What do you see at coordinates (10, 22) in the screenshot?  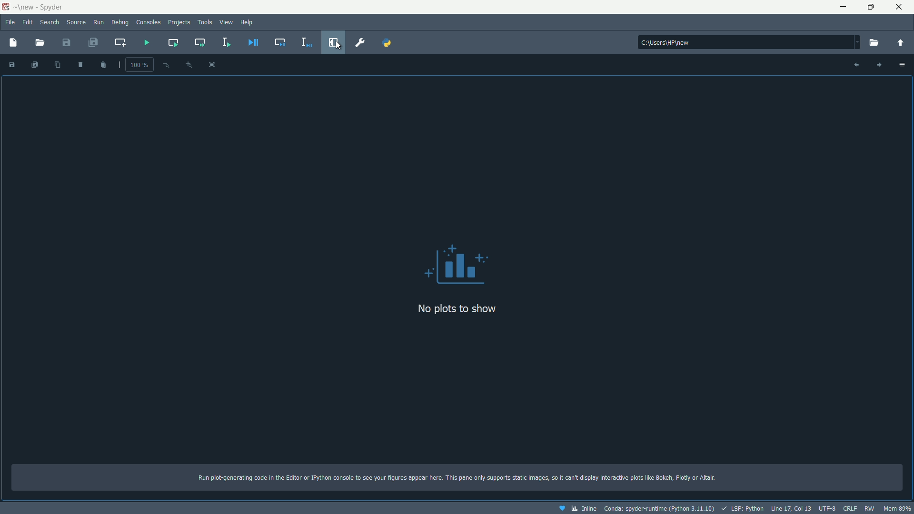 I see `file` at bounding box center [10, 22].